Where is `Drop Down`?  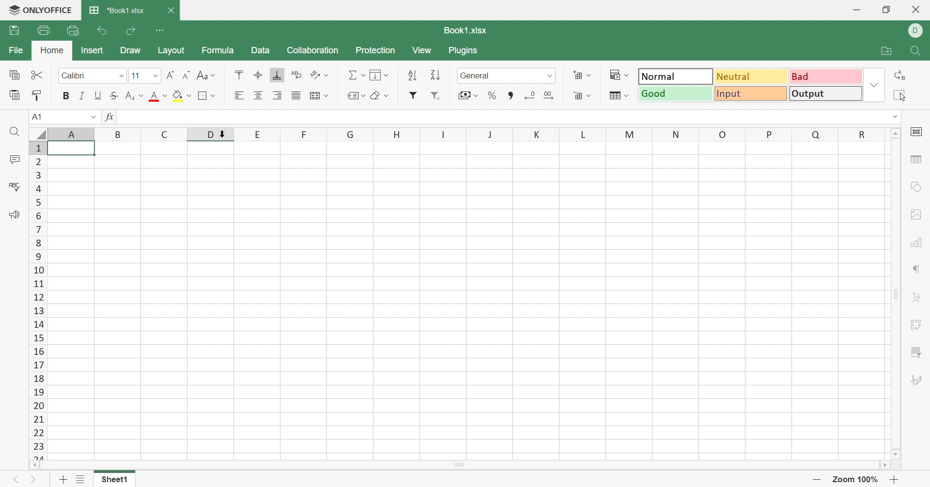 Drop Down is located at coordinates (387, 75).